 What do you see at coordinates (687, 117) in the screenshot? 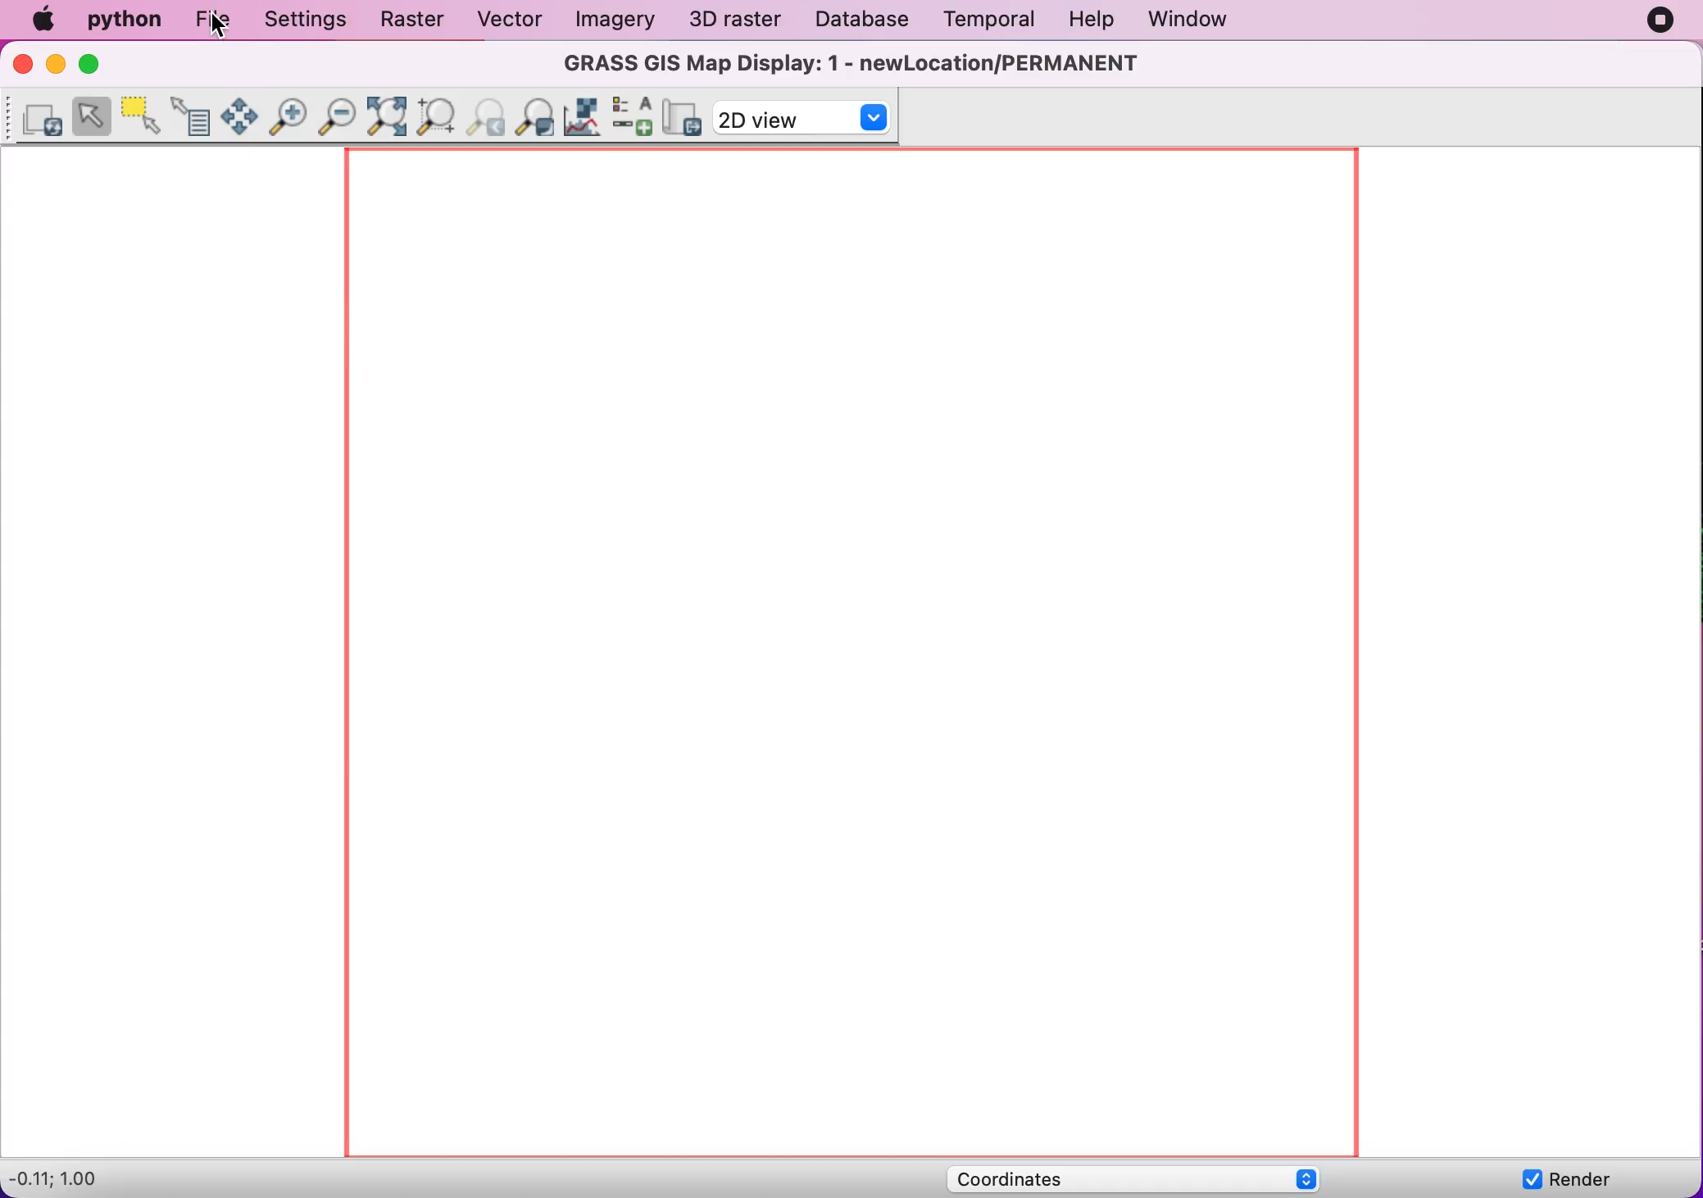
I see `save display to graphic file` at bounding box center [687, 117].